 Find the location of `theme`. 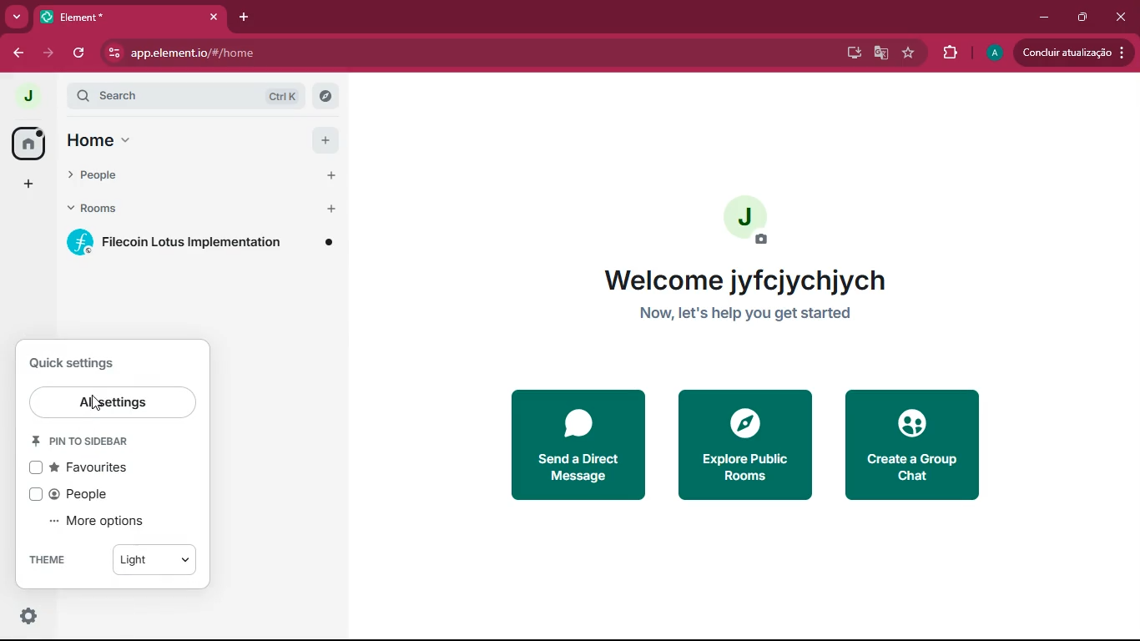

theme is located at coordinates (62, 558).